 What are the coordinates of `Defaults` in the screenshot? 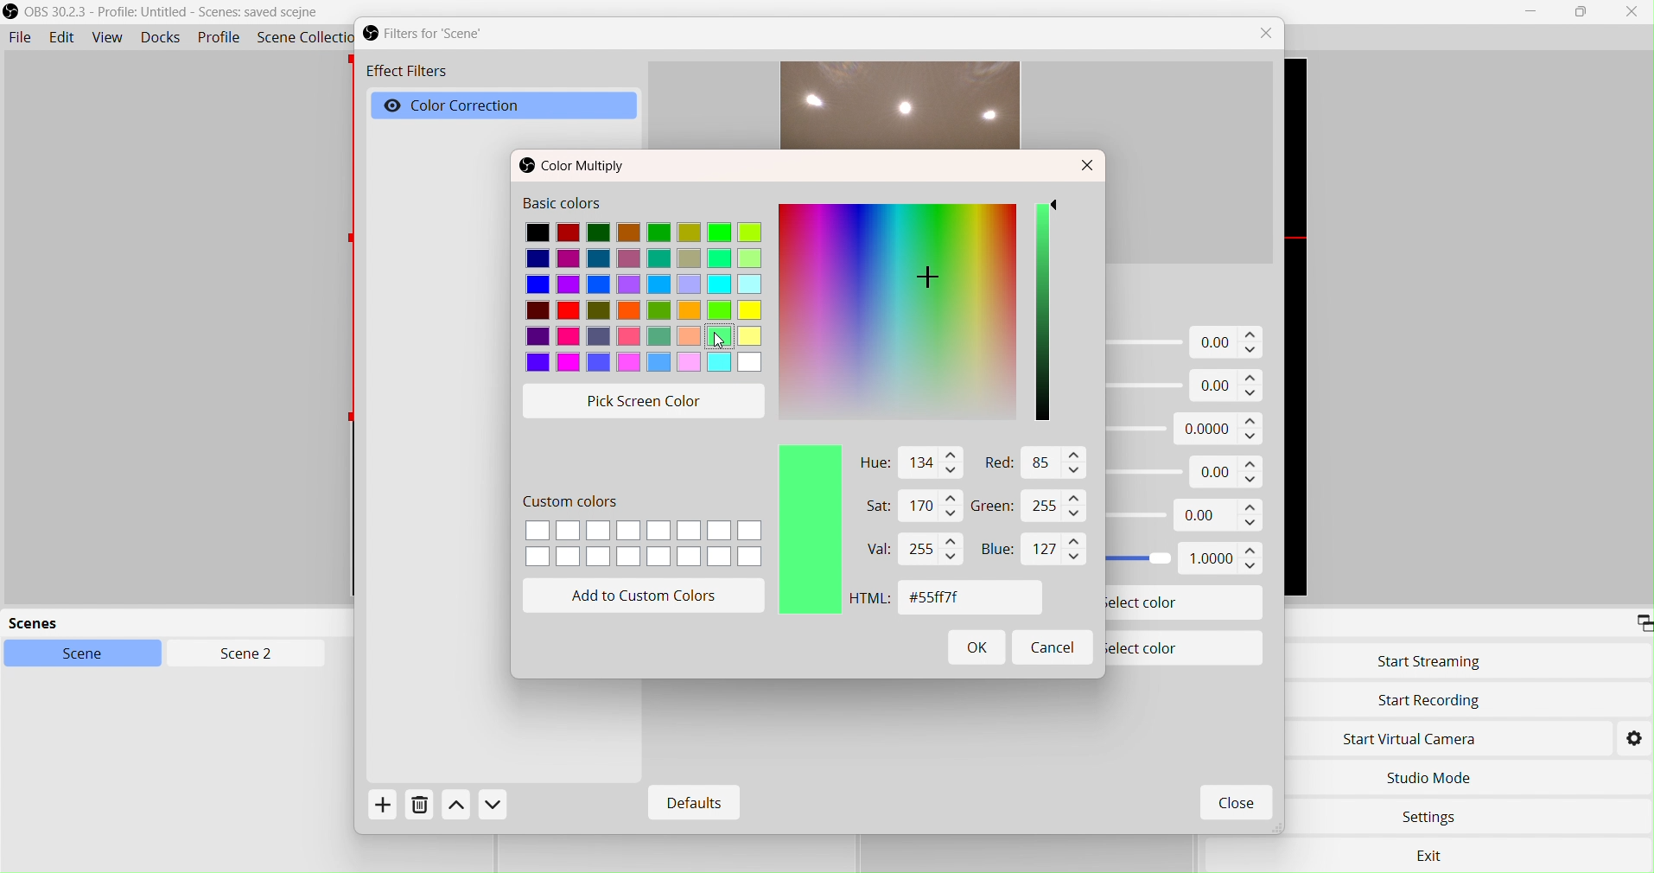 It's located at (690, 804).